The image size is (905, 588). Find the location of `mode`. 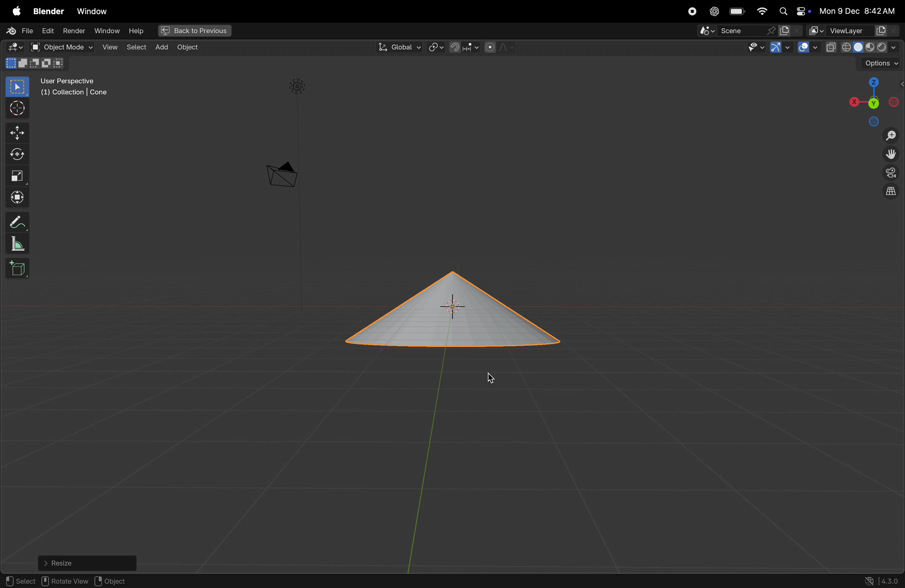

mode is located at coordinates (70, 64).